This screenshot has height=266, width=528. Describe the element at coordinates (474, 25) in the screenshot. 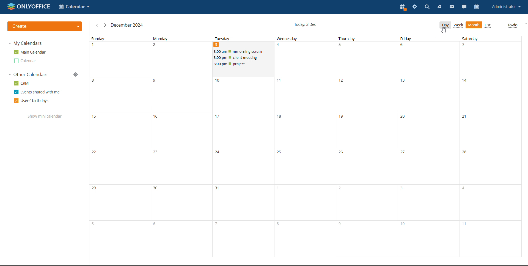

I see `month view` at that location.